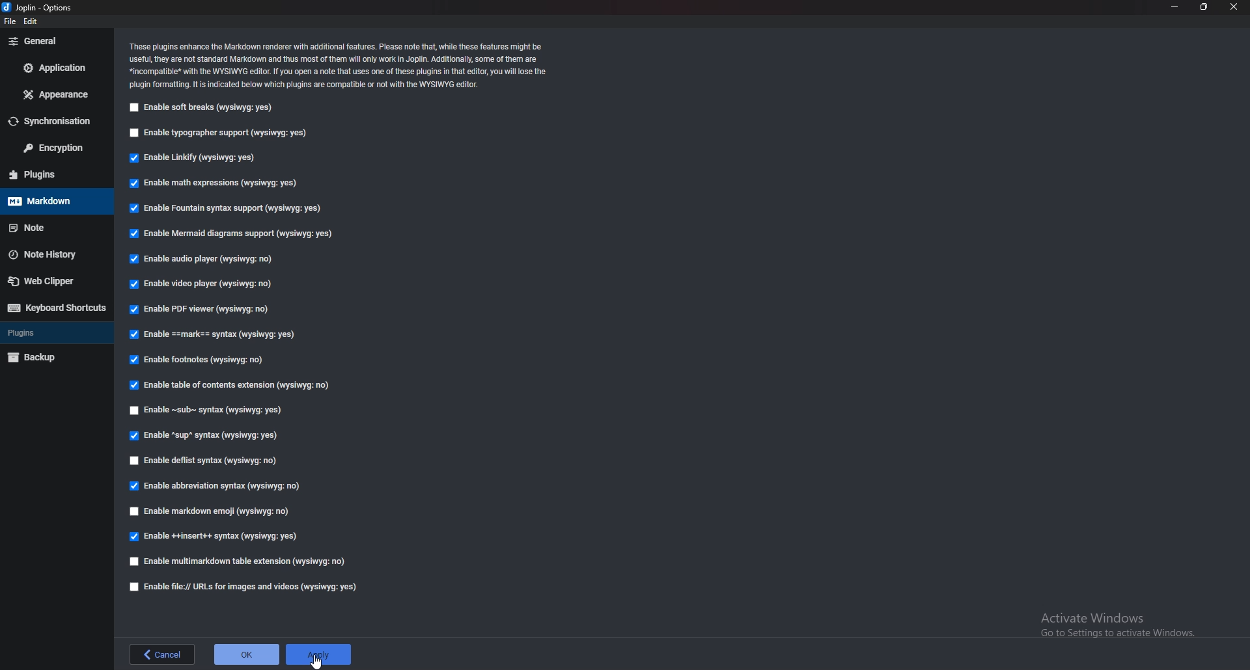 This screenshot has height=670, width=1250. I want to click on enable insert syntax, so click(215, 537).